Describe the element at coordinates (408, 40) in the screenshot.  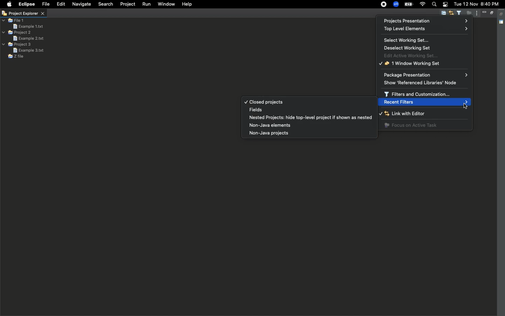
I see `Select working set` at that location.